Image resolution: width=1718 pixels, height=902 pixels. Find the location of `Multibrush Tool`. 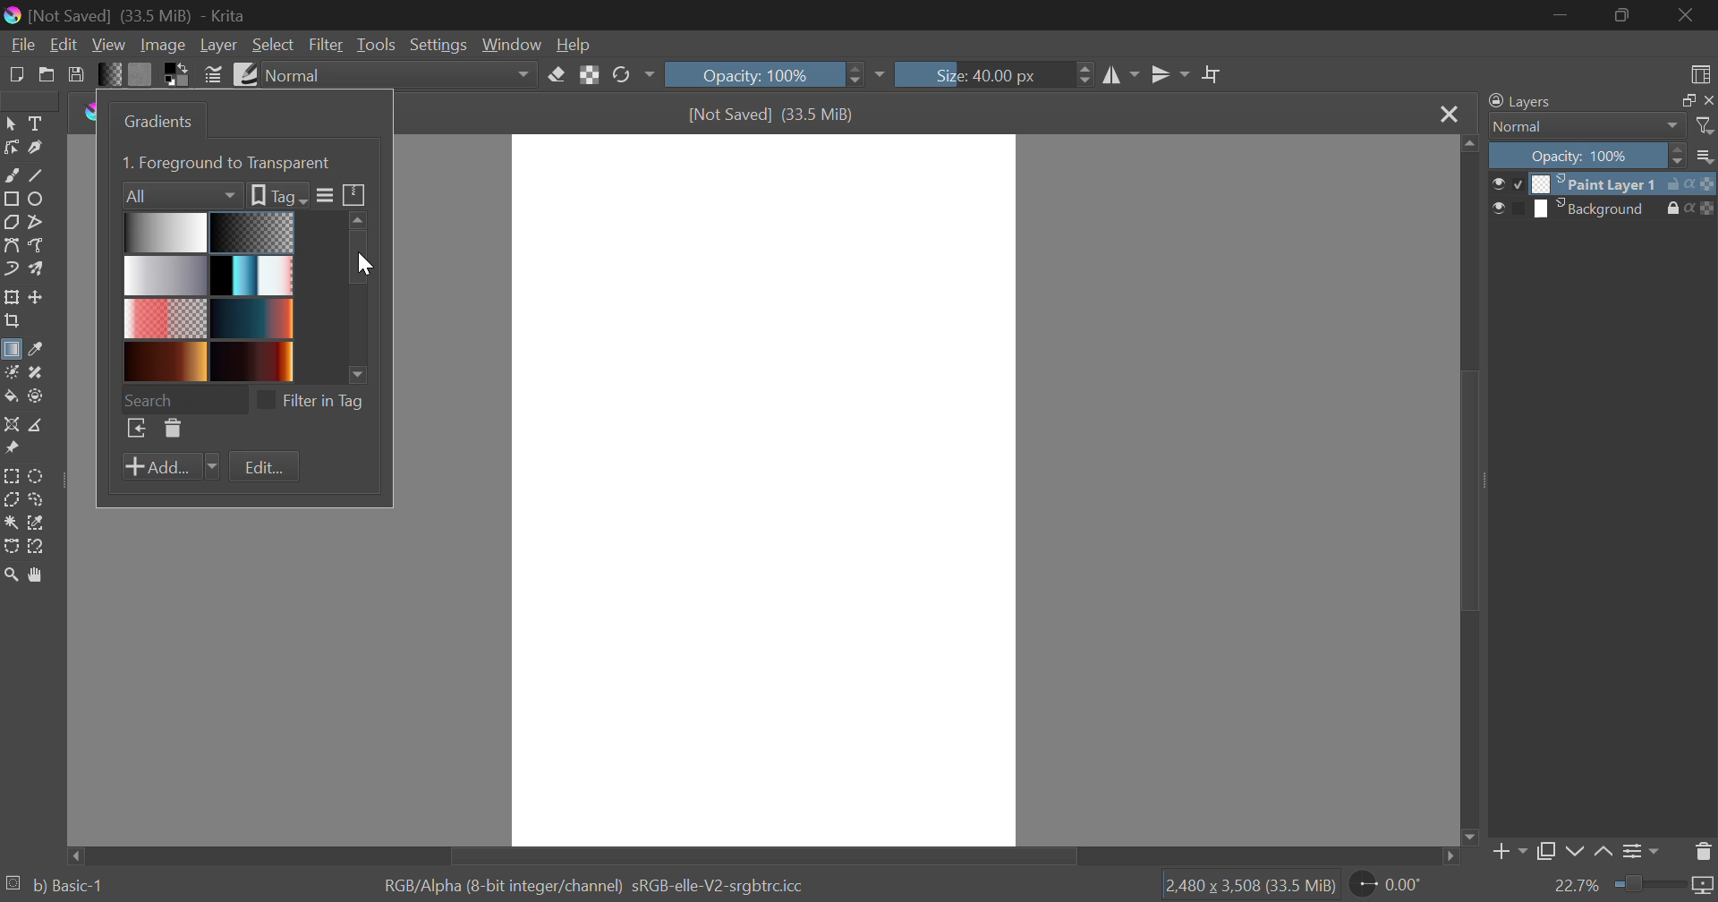

Multibrush Tool is located at coordinates (36, 270).